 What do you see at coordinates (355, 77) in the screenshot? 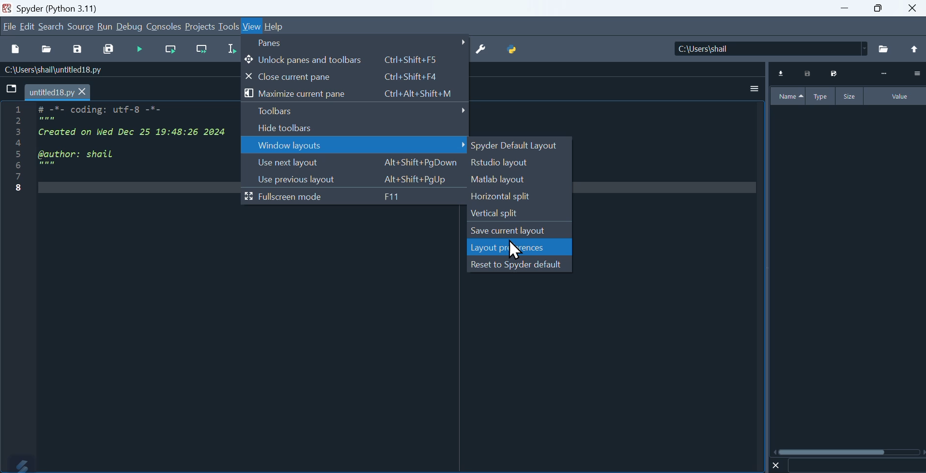
I see `Closed current pain` at bounding box center [355, 77].